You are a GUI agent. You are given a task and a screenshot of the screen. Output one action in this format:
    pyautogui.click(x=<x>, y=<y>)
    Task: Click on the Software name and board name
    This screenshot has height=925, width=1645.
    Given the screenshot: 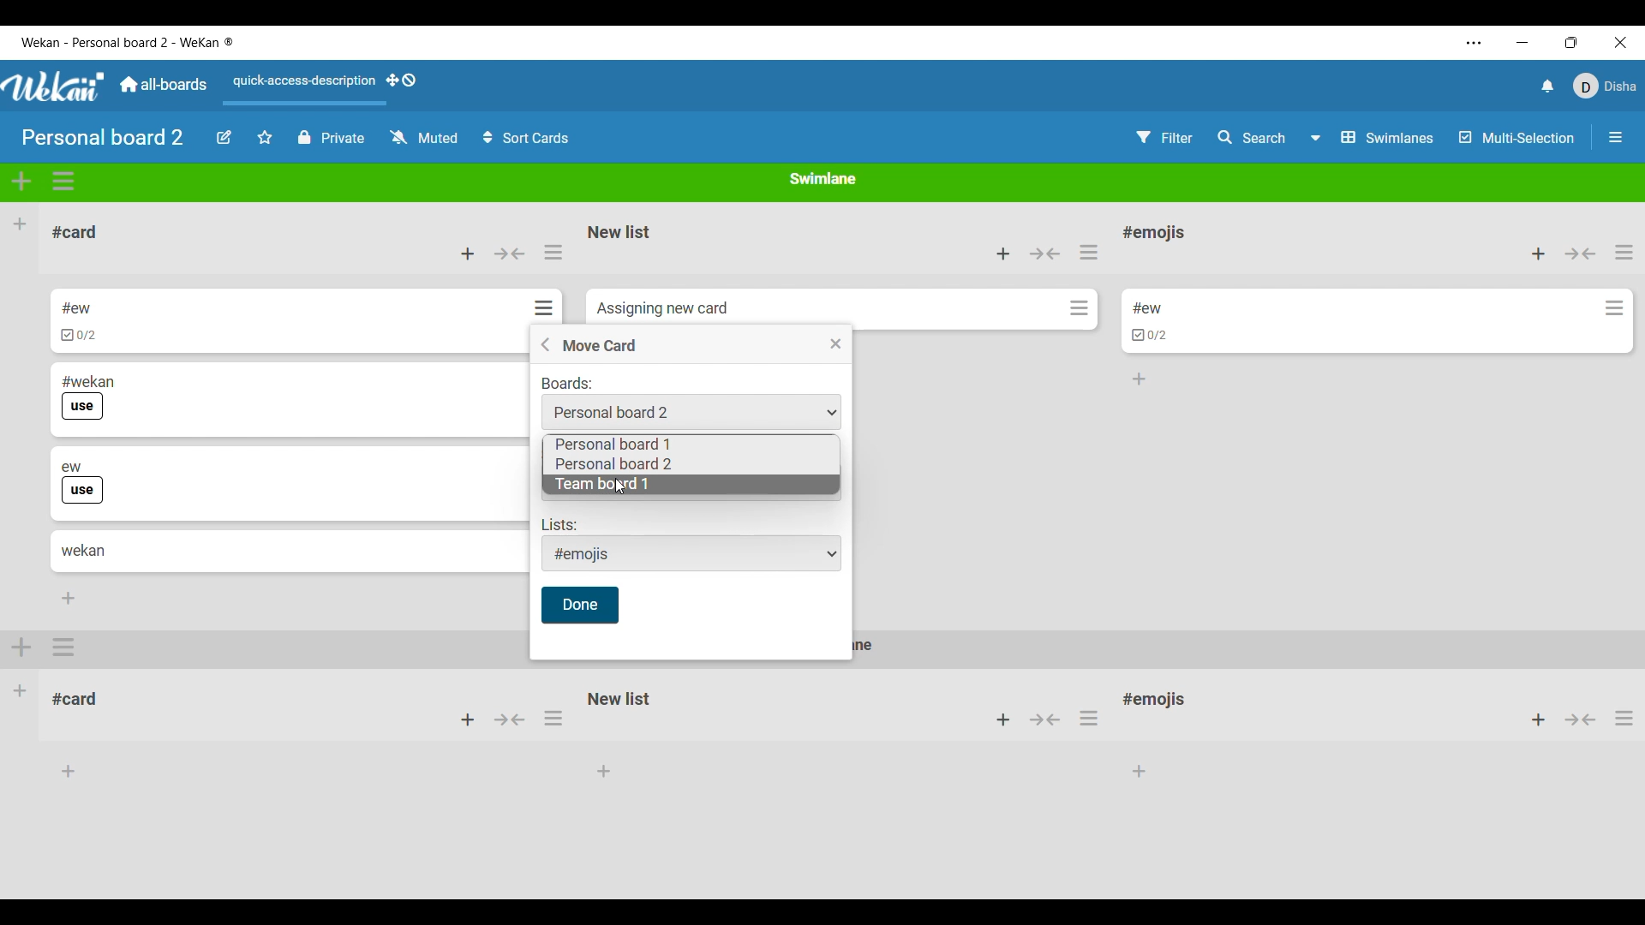 What is the action you would take?
    pyautogui.click(x=127, y=42)
    